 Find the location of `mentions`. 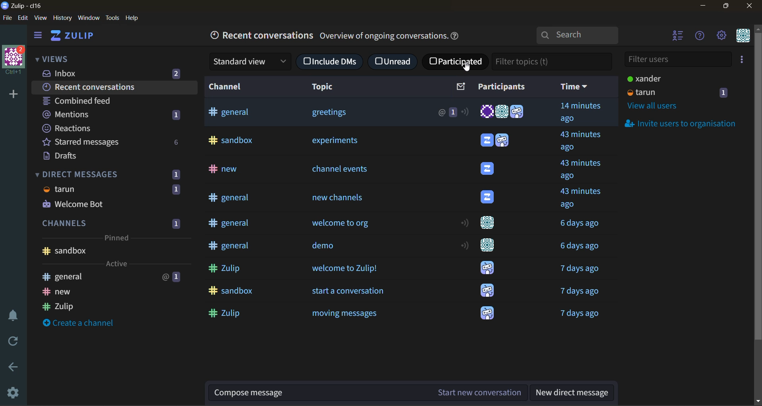

mentions is located at coordinates (114, 114).